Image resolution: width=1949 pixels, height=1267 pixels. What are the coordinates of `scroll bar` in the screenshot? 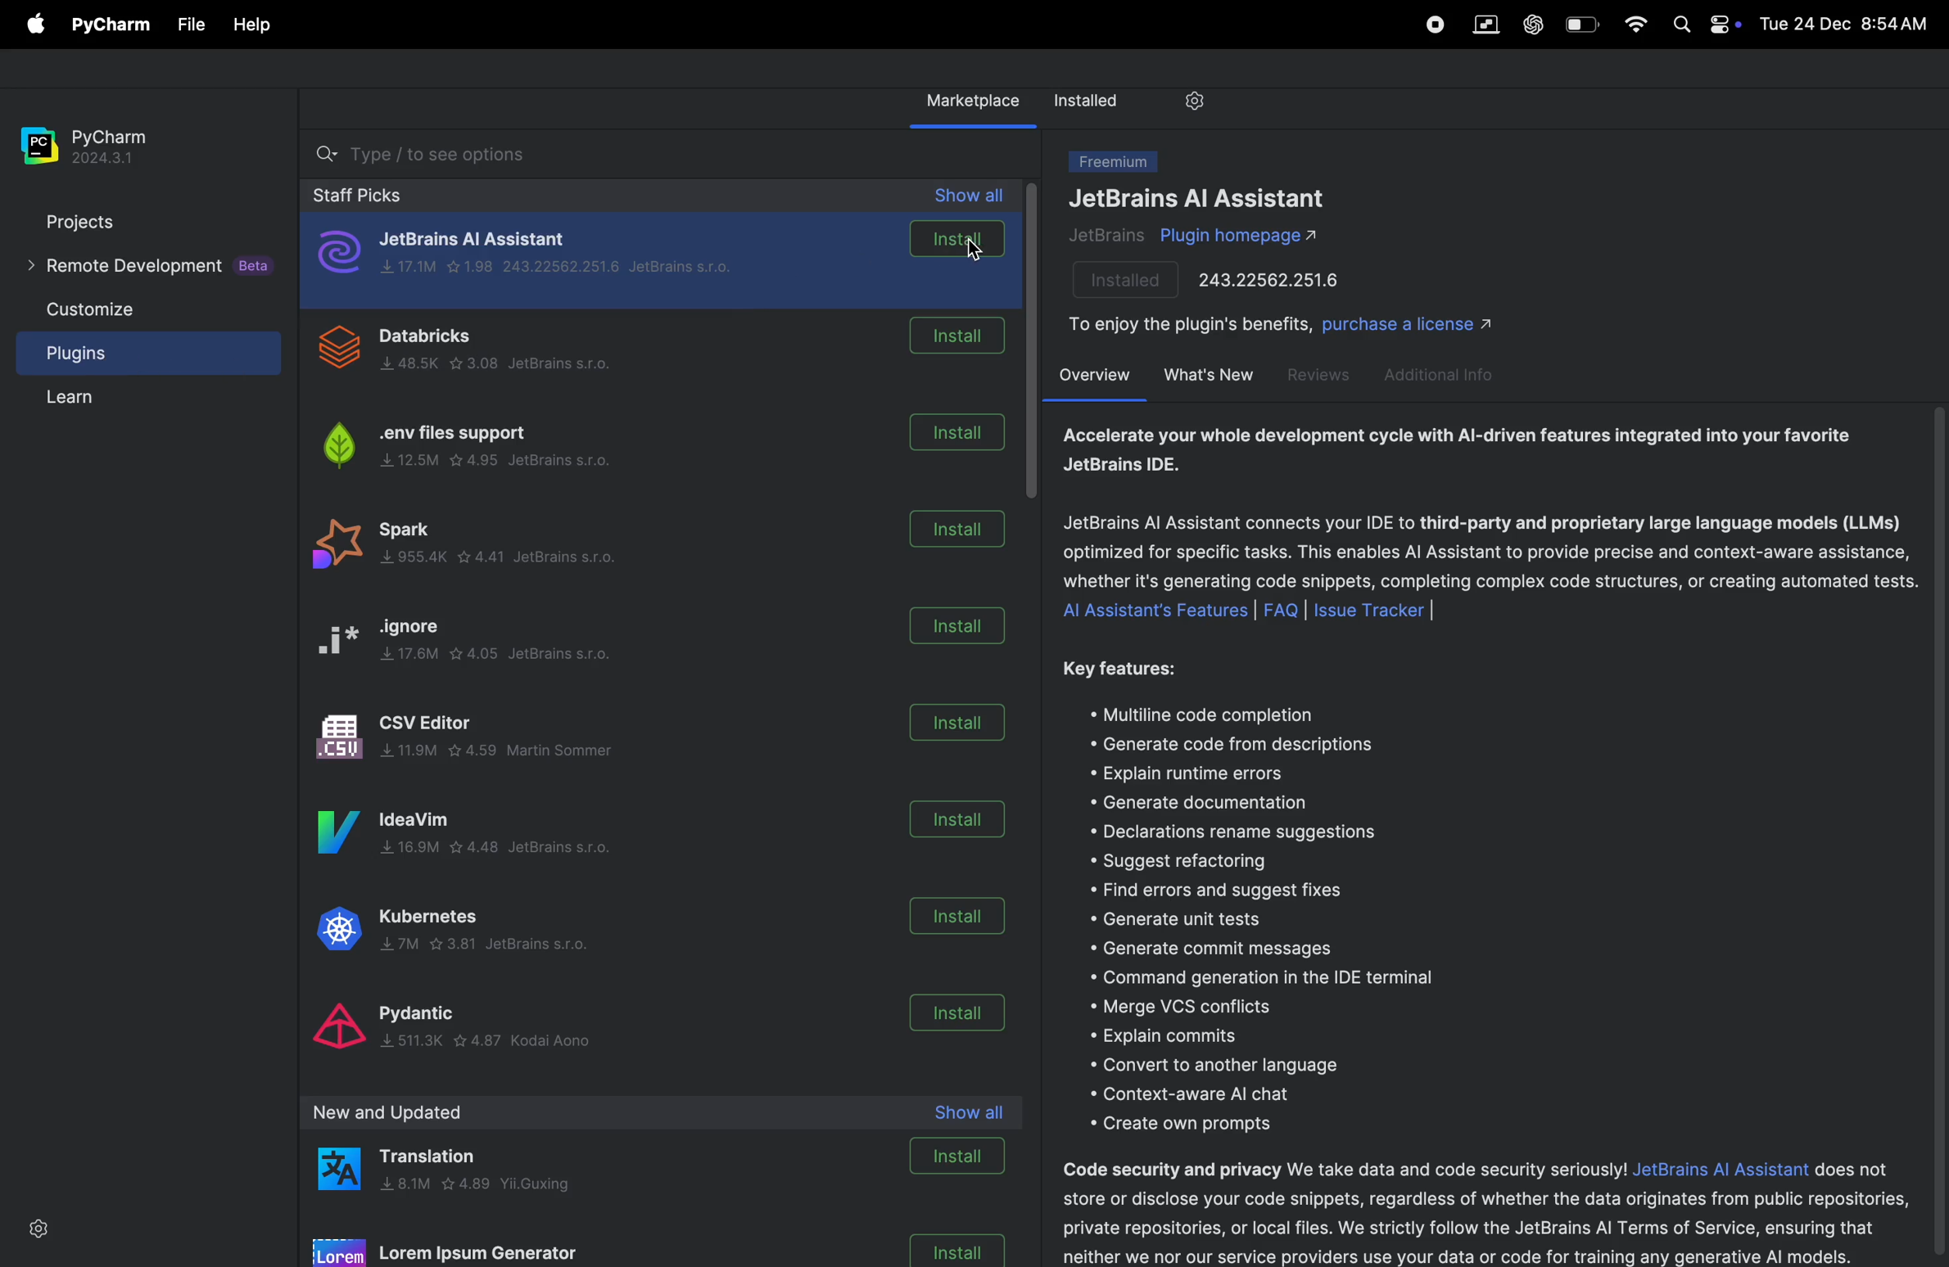 It's located at (1030, 345).